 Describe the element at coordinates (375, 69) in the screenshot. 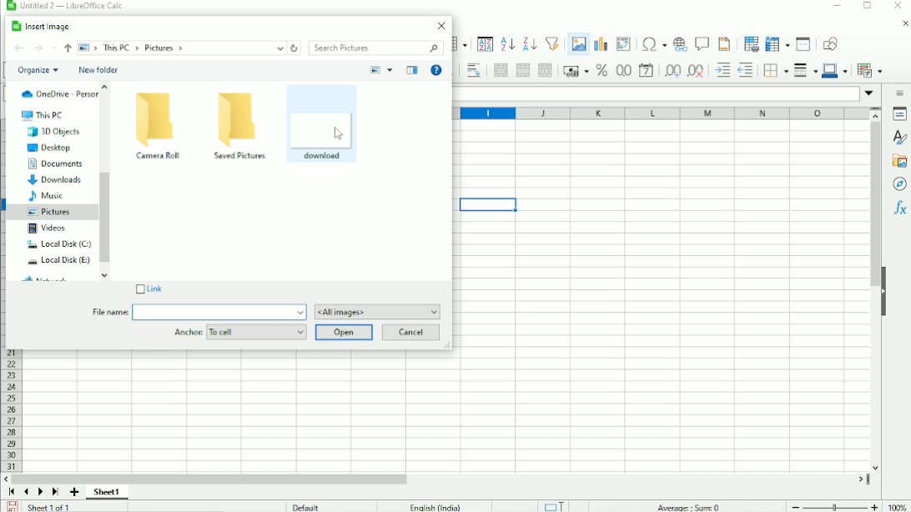

I see `Change your view` at that location.